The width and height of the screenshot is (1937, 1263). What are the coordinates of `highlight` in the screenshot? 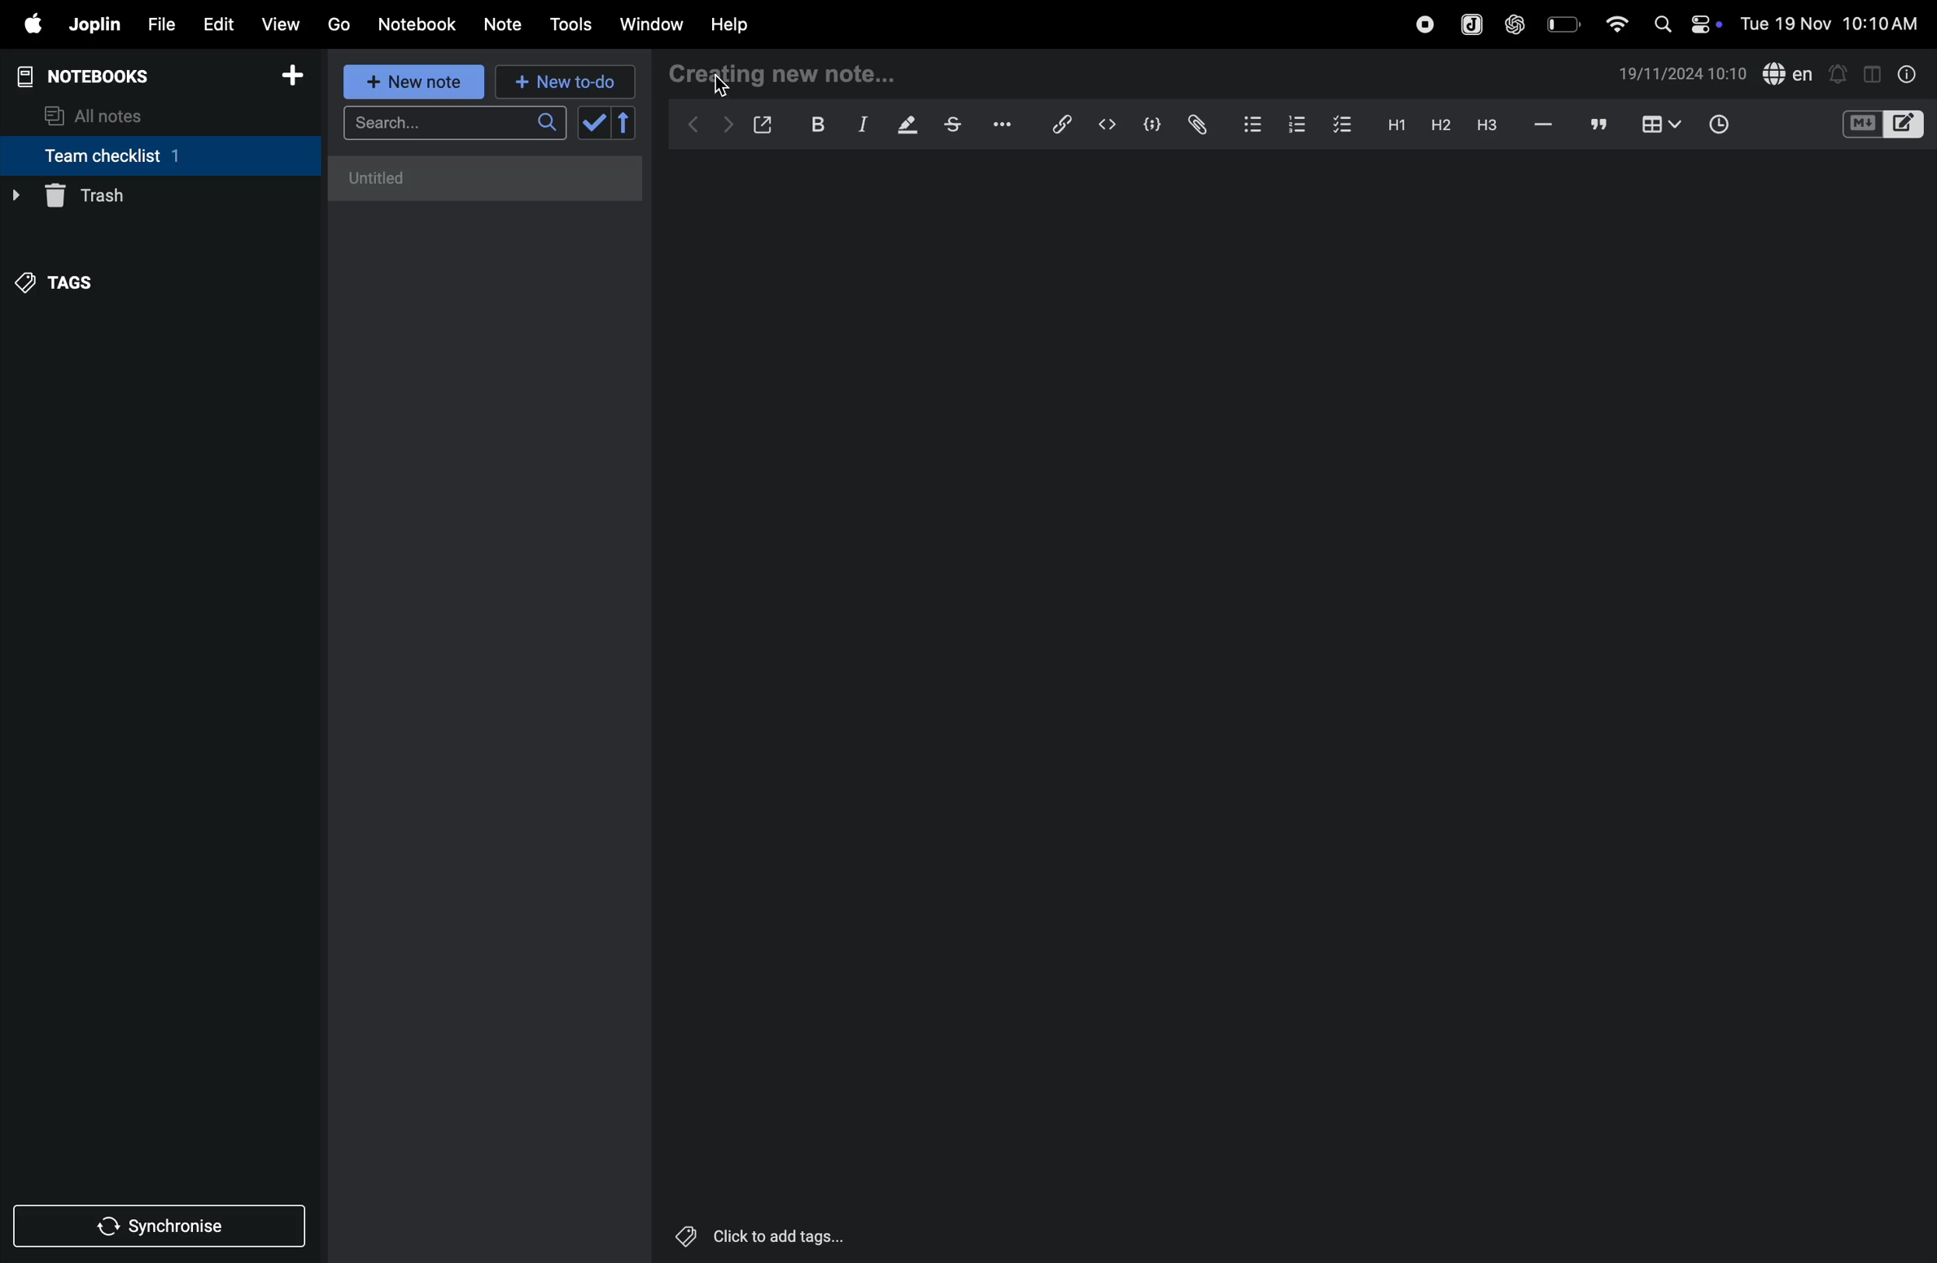 It's located at (905, 125).